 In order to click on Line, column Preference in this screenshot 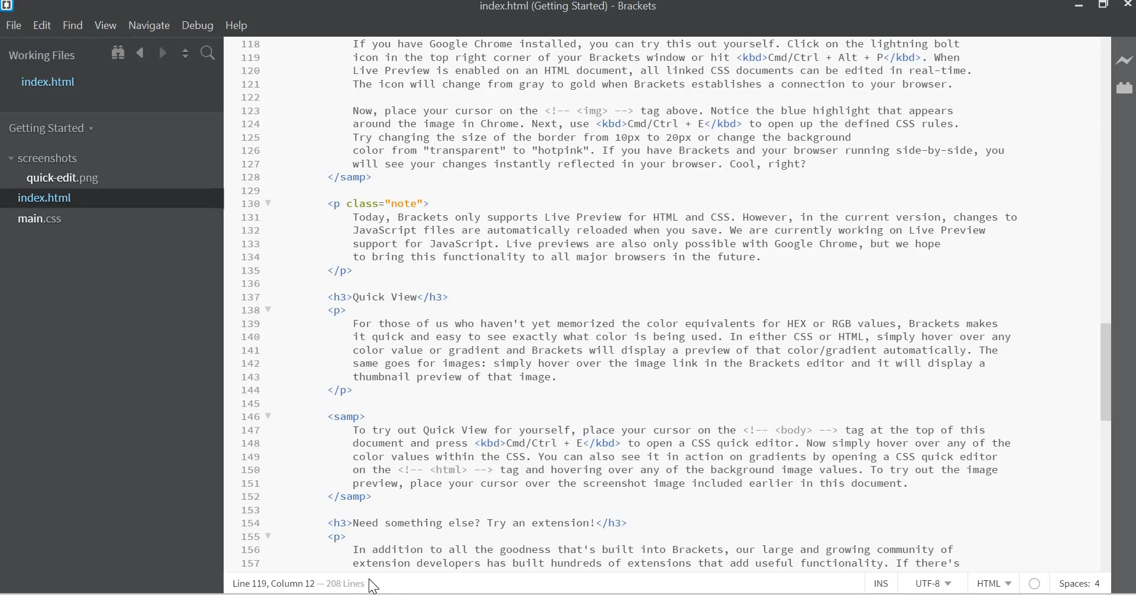, I will do `click(272, 584)`.